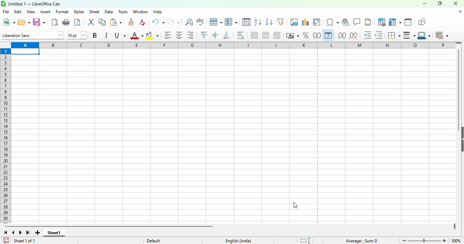  What do you see at coordinates (266, 35) in the screenshot?
I see `merge cells` at bounding box center [266, 35].